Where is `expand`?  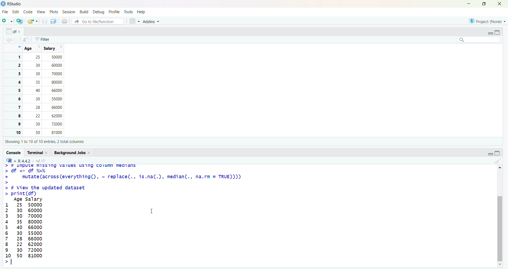 expand is located at coordinates (488, 154).